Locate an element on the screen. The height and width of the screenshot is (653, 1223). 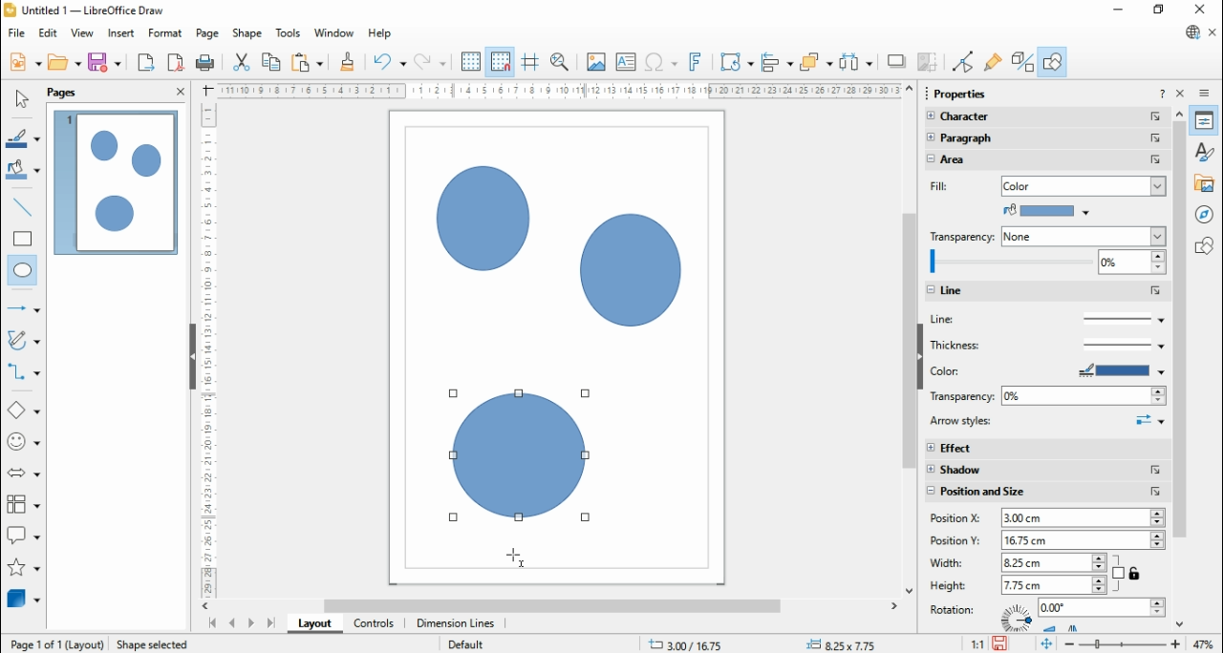
select is located at coordinates (21, 98).